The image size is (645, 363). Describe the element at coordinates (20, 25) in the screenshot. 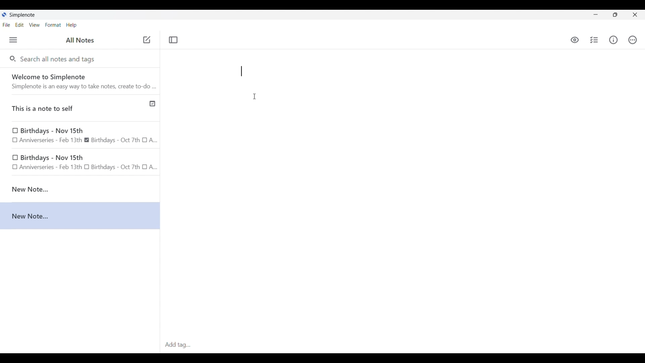

I see `Edit menu` at that location.